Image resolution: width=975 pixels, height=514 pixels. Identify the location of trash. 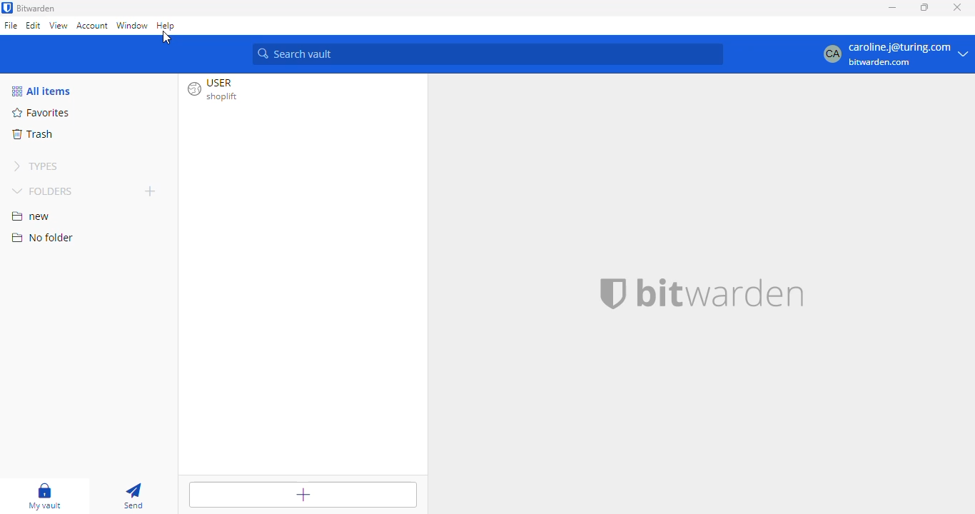
(33, 133).